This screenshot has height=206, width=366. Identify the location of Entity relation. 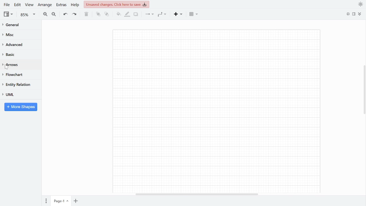
(17, 85).